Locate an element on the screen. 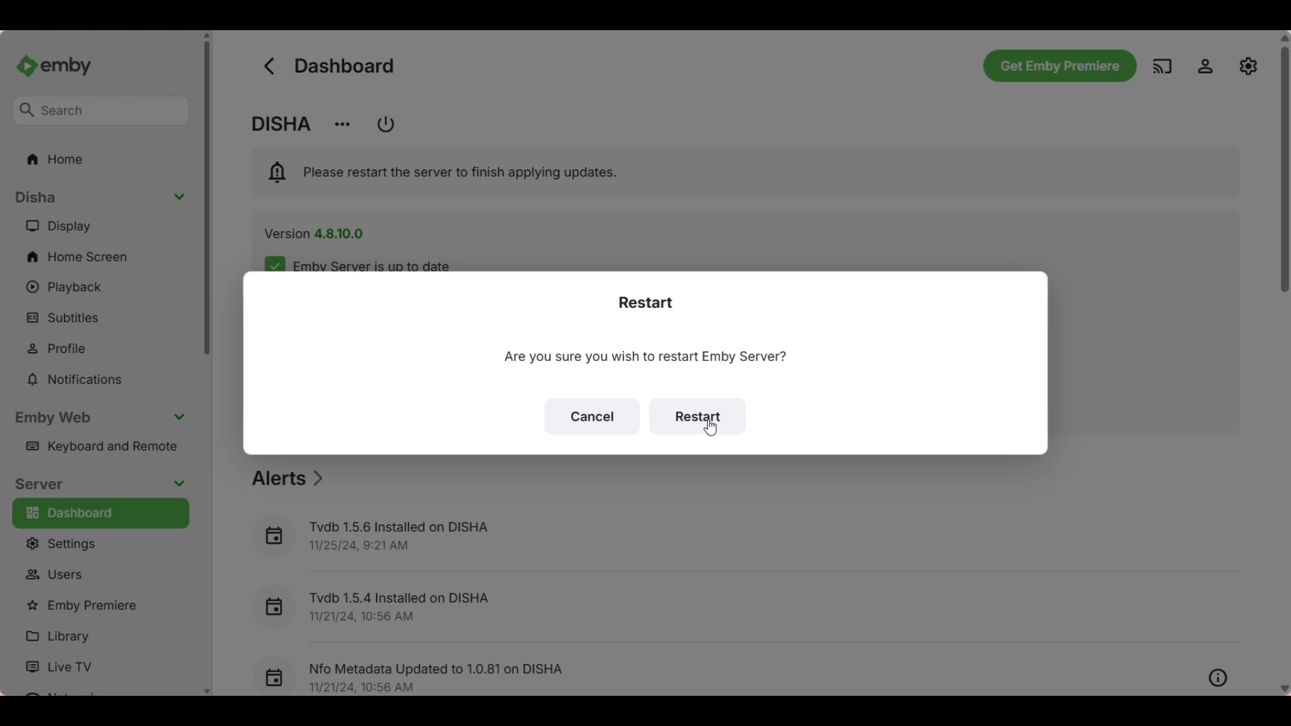 This screenshot has width=1291, height=726. Go to home button/Name and image of Emby is located at coordinates (53, 67).